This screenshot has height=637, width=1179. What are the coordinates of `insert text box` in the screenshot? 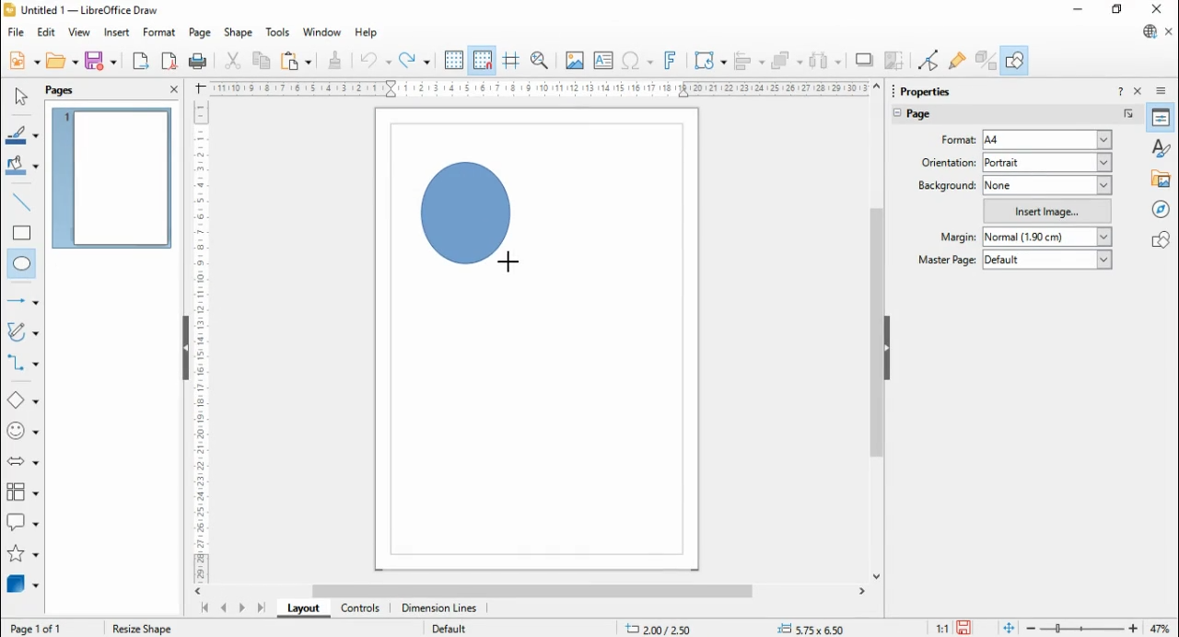 It's located at (602, 60).